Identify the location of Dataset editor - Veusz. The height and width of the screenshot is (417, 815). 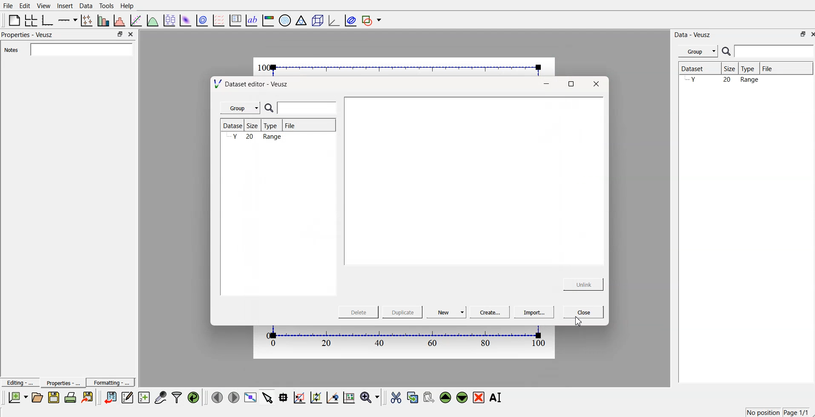
(253, 85).